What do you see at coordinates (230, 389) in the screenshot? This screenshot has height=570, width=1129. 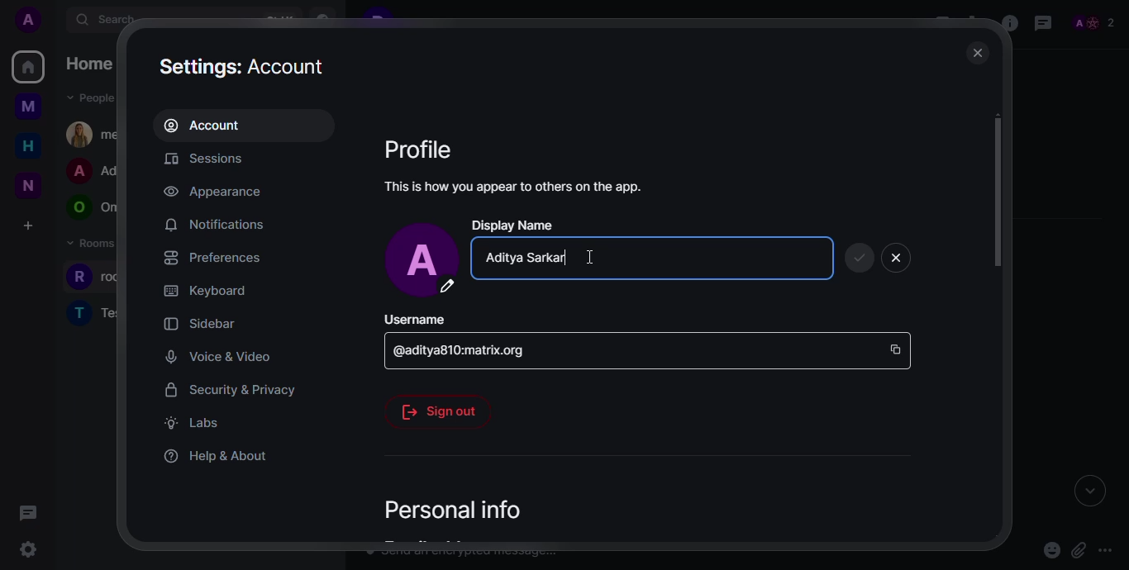 I see `security` at bounding box center [230, 389].